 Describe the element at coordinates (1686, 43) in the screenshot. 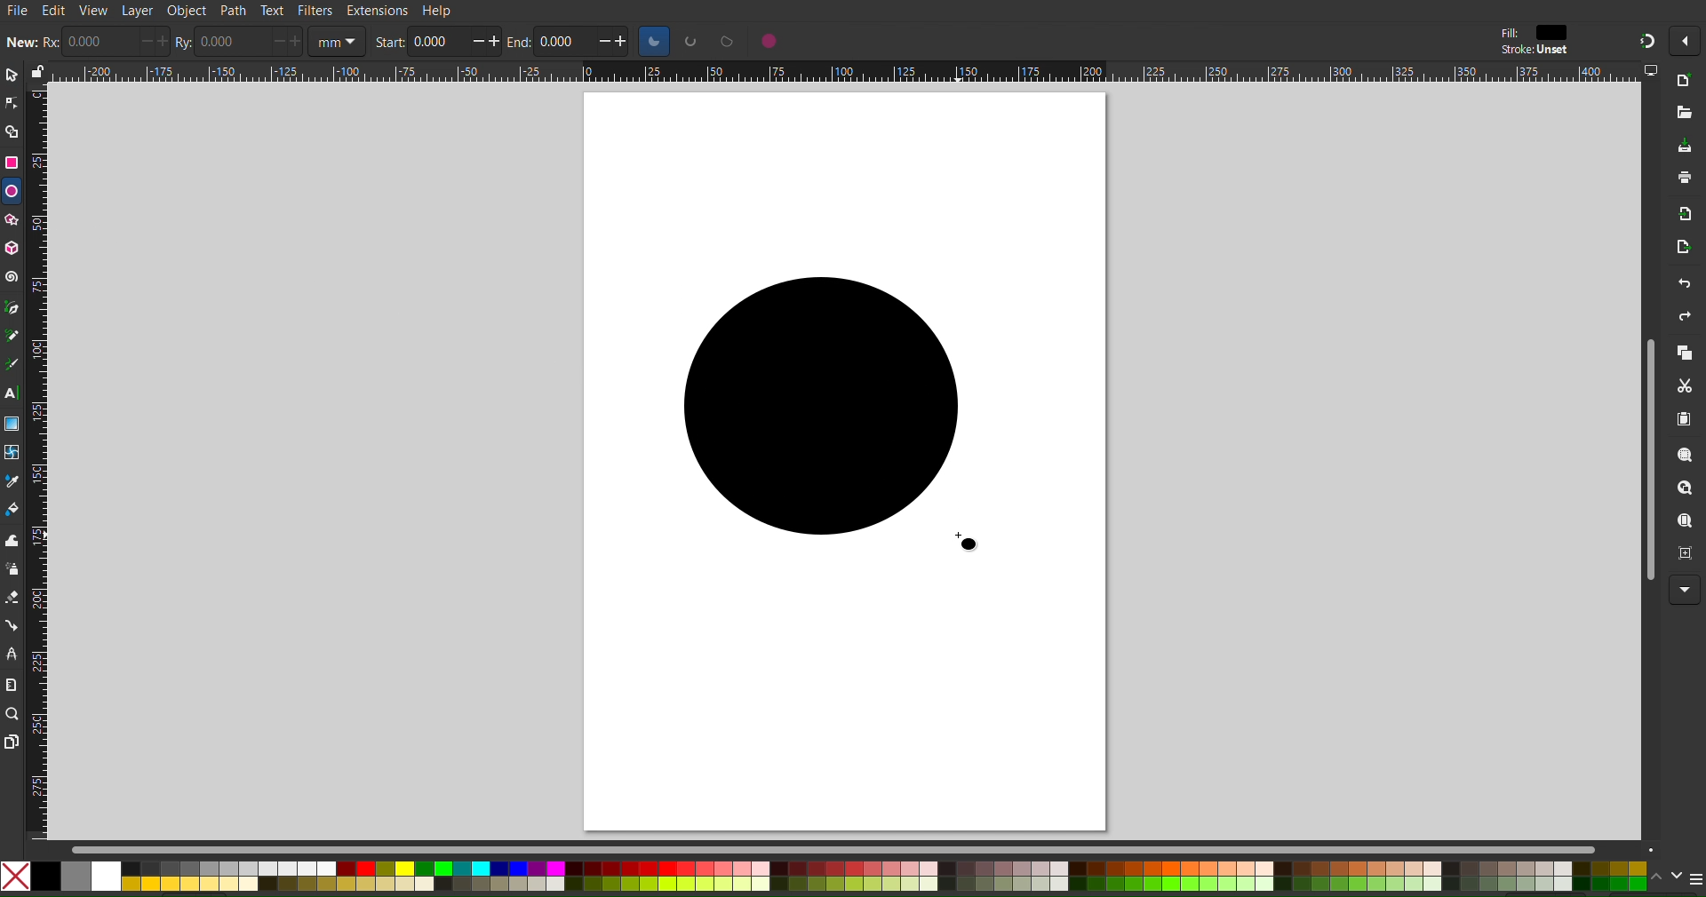

I see `More options` at that location.